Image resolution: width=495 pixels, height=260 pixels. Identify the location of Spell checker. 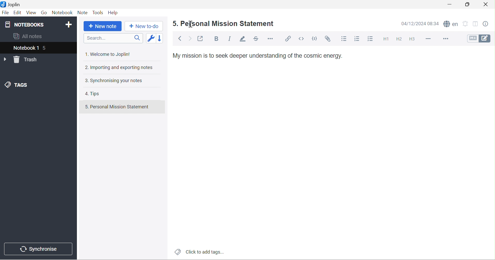
(450, 24).